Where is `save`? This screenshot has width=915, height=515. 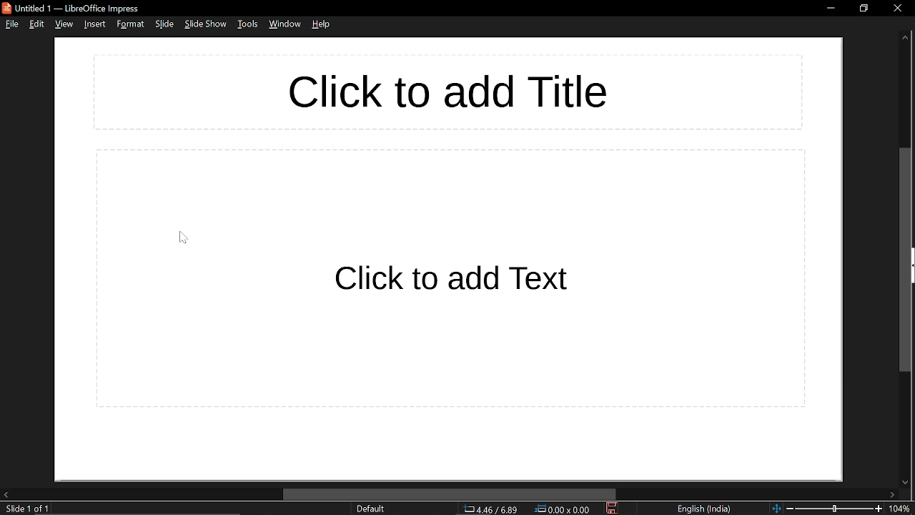 save is located at coordinates (613, 508).